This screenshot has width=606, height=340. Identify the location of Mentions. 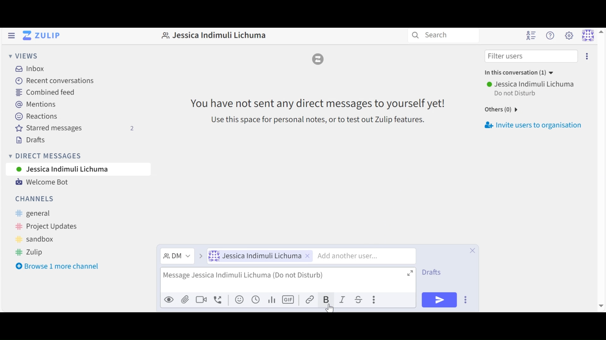
(36, 105).